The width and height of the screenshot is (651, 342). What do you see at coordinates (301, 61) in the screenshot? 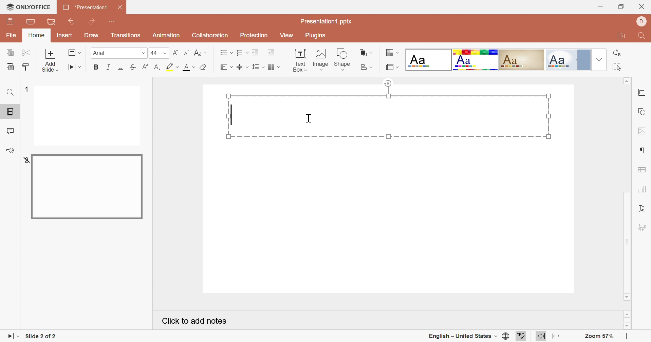
I see `Text Box` at bounding box center [301, 61].